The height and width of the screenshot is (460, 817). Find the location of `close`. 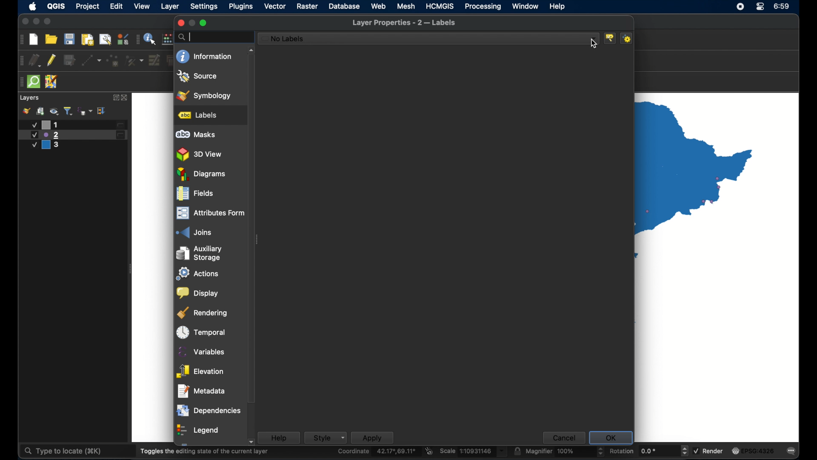

close is located at coordinates (126, 98).